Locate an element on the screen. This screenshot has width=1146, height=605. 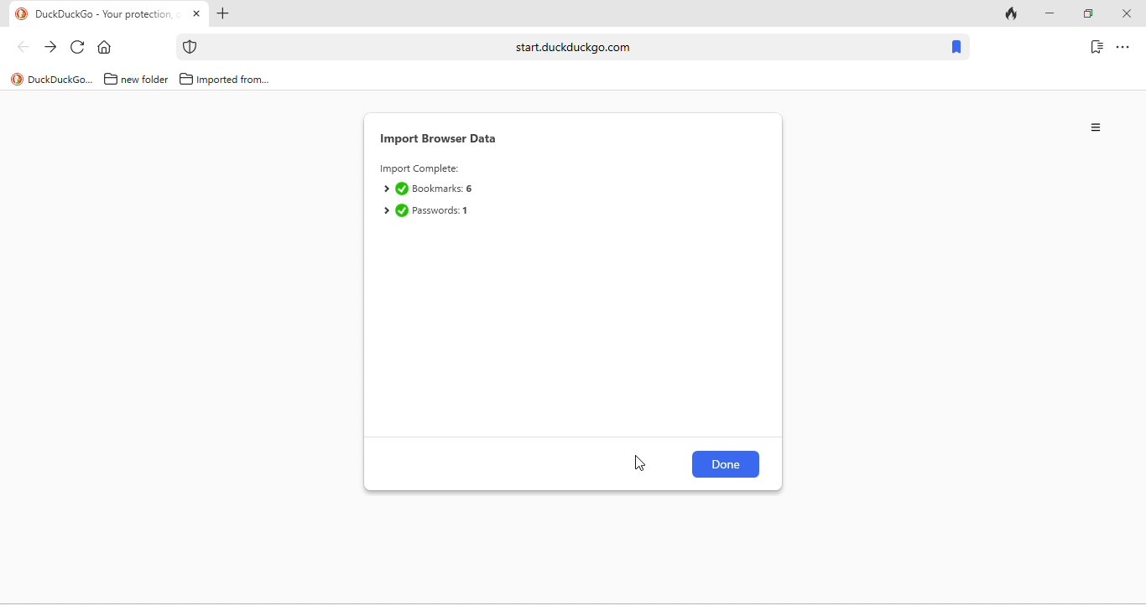
close tab is located at coordinates (196, 14).